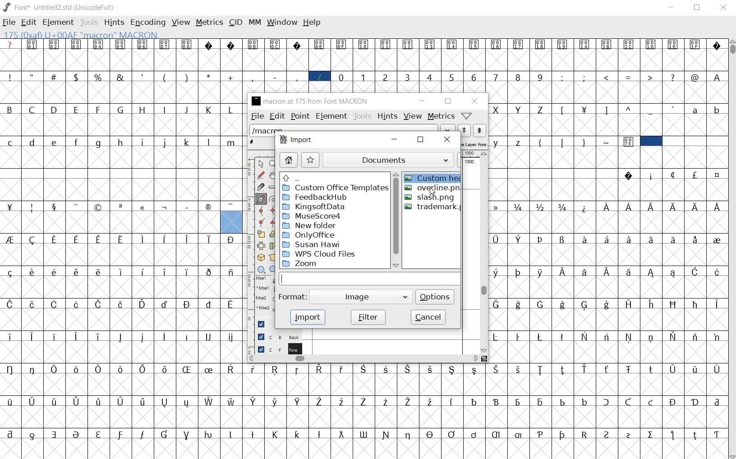  I want to click on Symbol, so click(99, 44).